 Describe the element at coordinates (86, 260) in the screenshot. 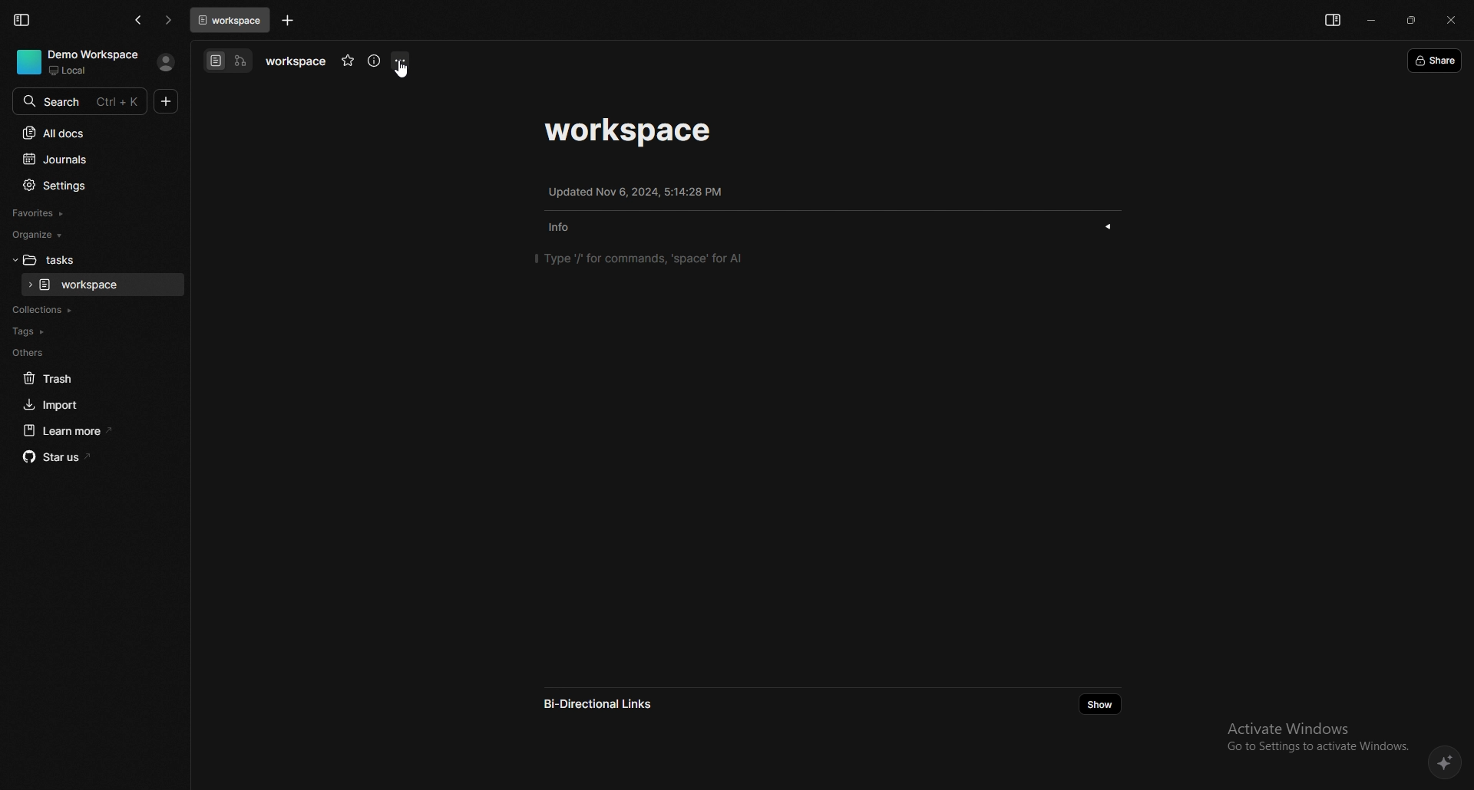

I see `folder` at that location.